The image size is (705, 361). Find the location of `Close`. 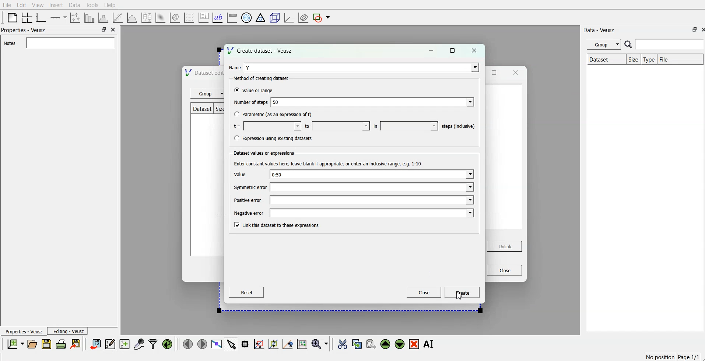

Close is located at coordinates (504, 270).